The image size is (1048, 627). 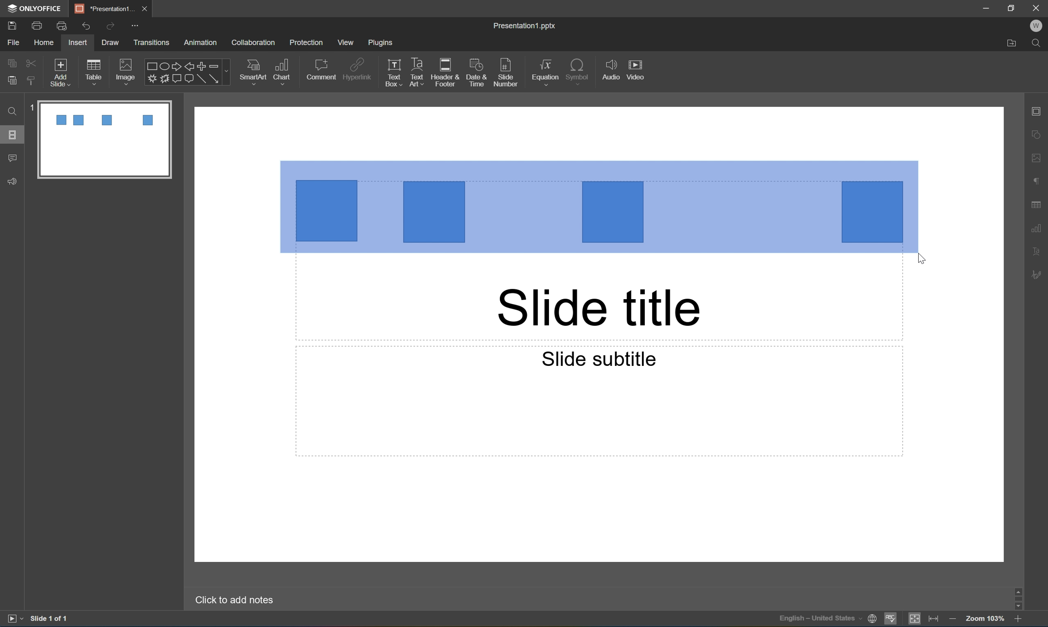 What do you see at coordinates (250, 70) in the screenshot?
I see `smart art` at bounding box center [250, 70].